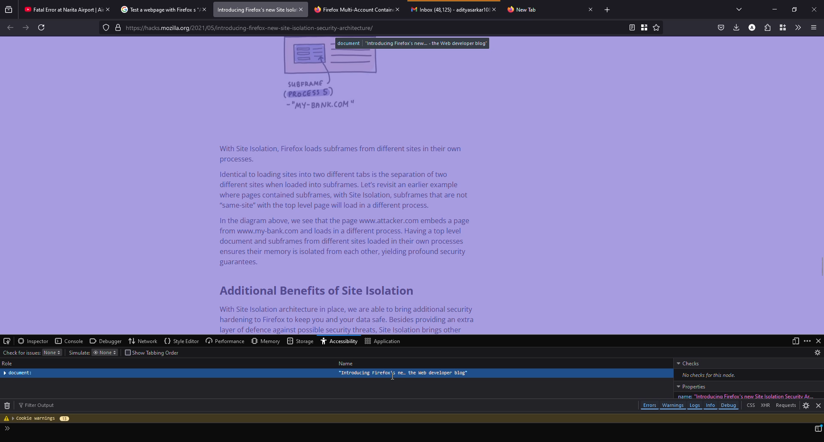 The height and width of the screenshot is (442, 824). What do you see at coordinates (7, 406) in the screenshot?
I see `bin` at bounding box center [7, 406].